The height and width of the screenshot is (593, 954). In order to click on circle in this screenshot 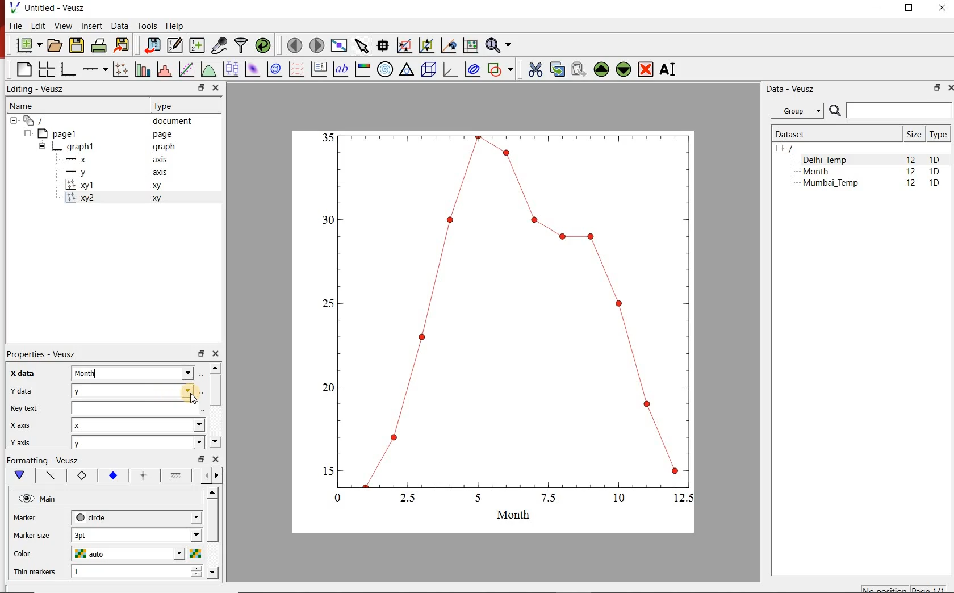, I will do `click(137, 517)`.